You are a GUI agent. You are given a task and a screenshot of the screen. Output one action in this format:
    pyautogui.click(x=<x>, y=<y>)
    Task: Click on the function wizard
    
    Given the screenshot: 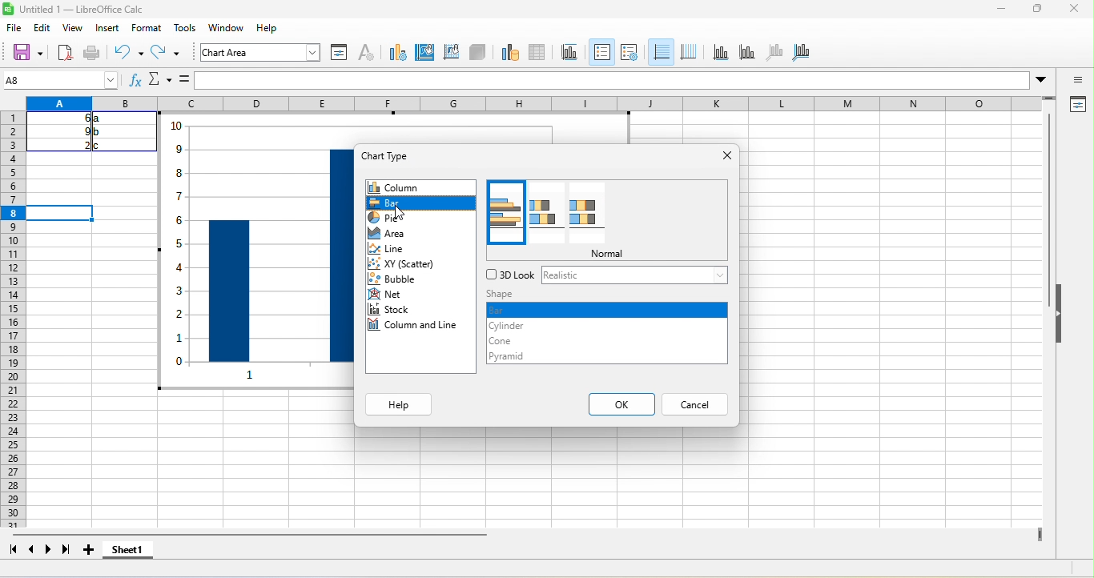 What is the action you would take?
    pyautogui.click(x=136, y=83)
    